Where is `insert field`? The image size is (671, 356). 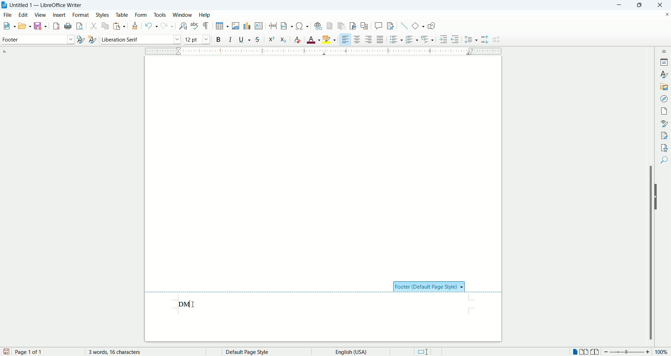 insert field is located at coordinates (287, 26).